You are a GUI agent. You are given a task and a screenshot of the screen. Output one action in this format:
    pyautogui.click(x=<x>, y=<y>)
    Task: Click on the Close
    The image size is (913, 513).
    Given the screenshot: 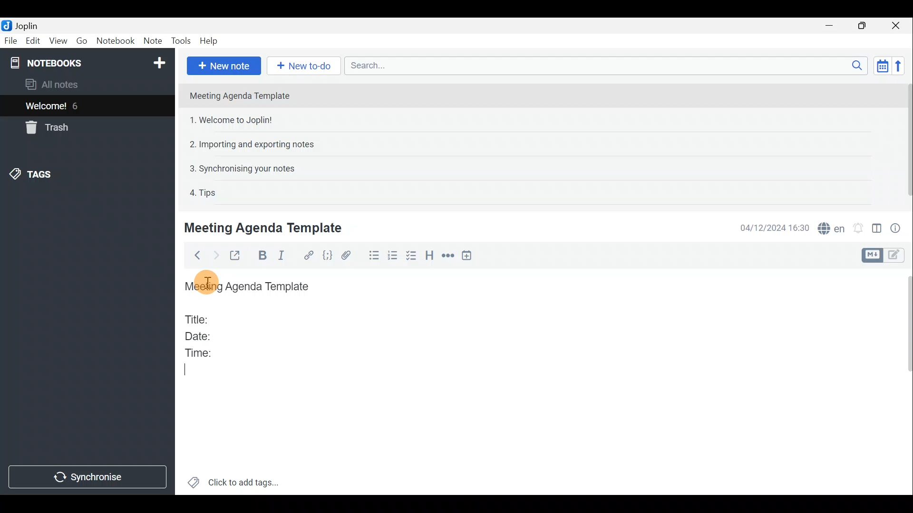 What is the action you would take?
    pyautogui.click(x=896, y=26)
    